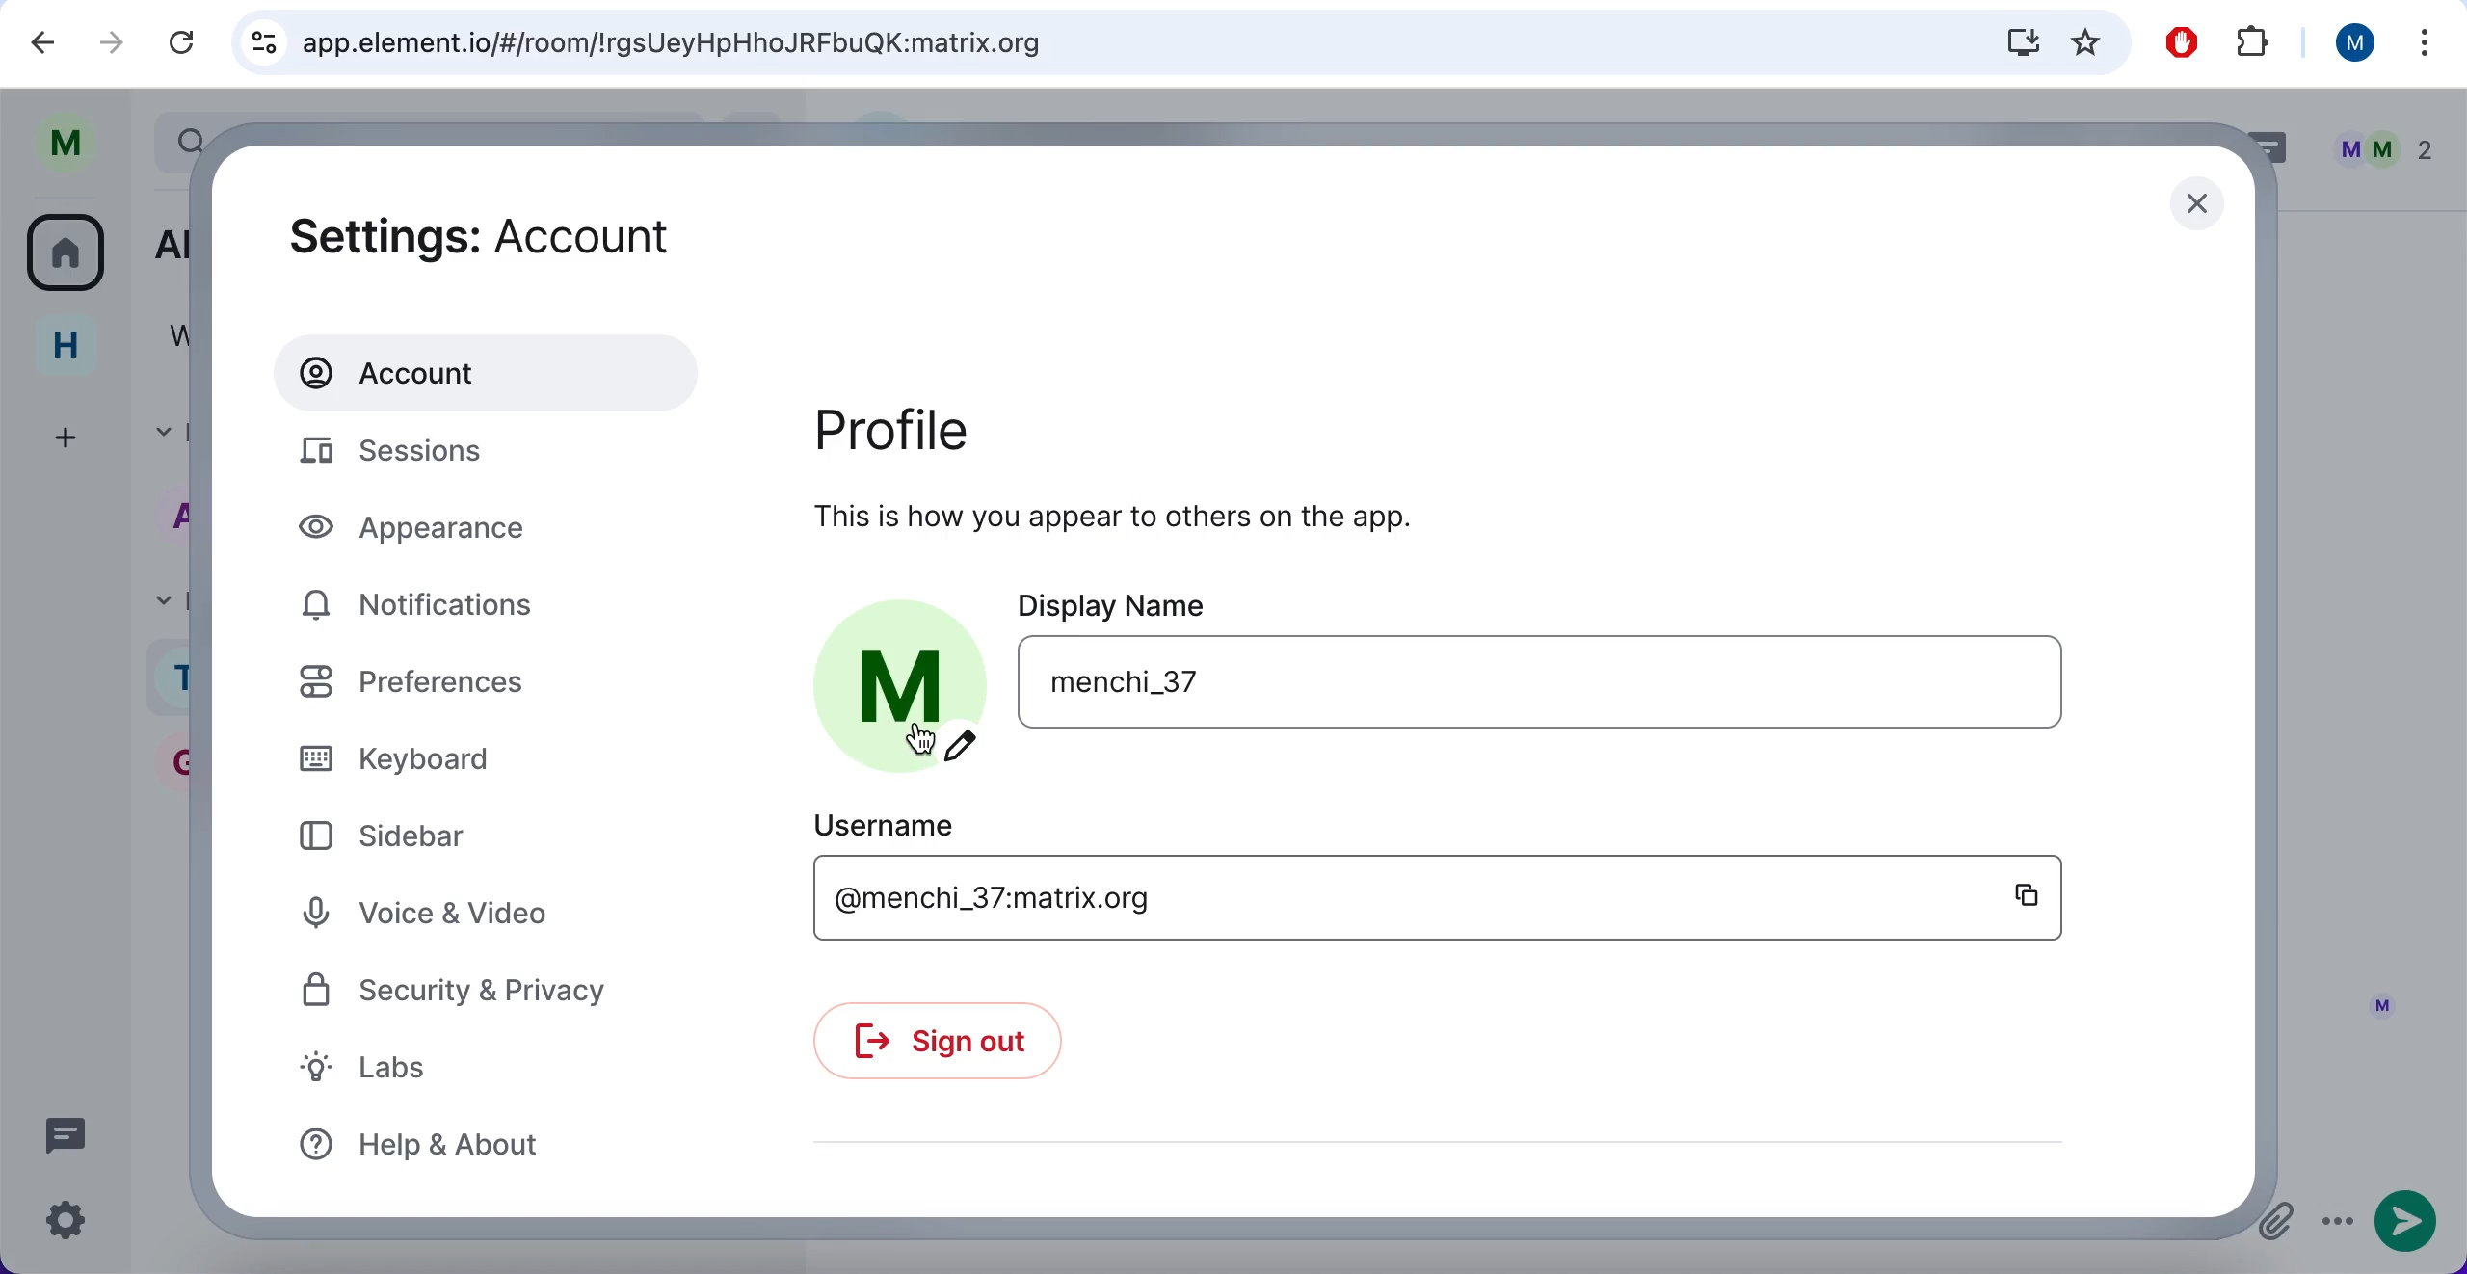 Image resolution: width=2467 pixels, height=1274 pixels. Describe the element at coordinates (1176, 41) in the screenshot. I see `search bar` at that location.